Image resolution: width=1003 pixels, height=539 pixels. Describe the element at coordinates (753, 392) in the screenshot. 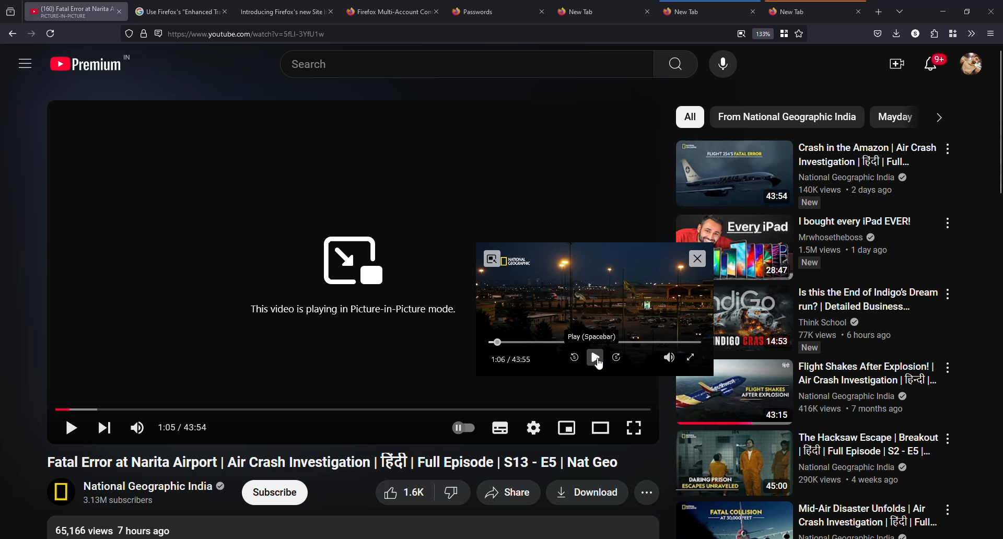

I see `Video thumbnail` at that location.